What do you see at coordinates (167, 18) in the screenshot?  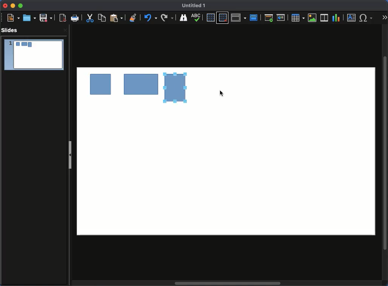 I see `Finding` at bounding box center [167, 18].